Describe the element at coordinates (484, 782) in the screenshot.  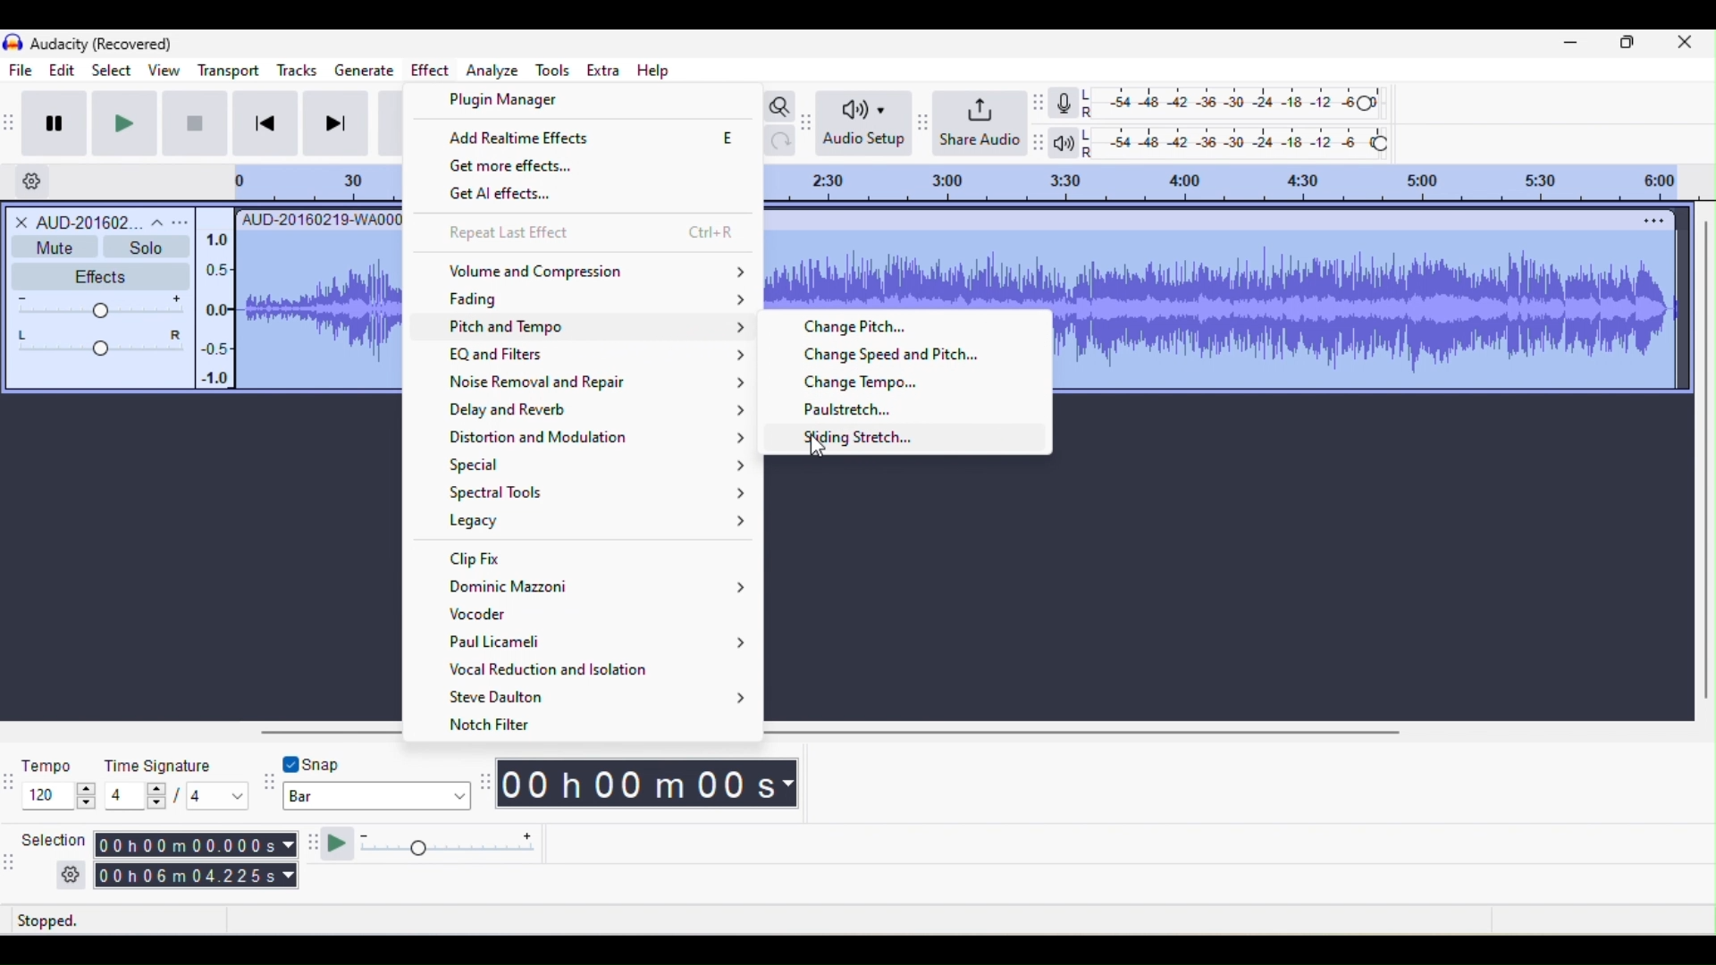
I see `audacity time toolbar` at that location.